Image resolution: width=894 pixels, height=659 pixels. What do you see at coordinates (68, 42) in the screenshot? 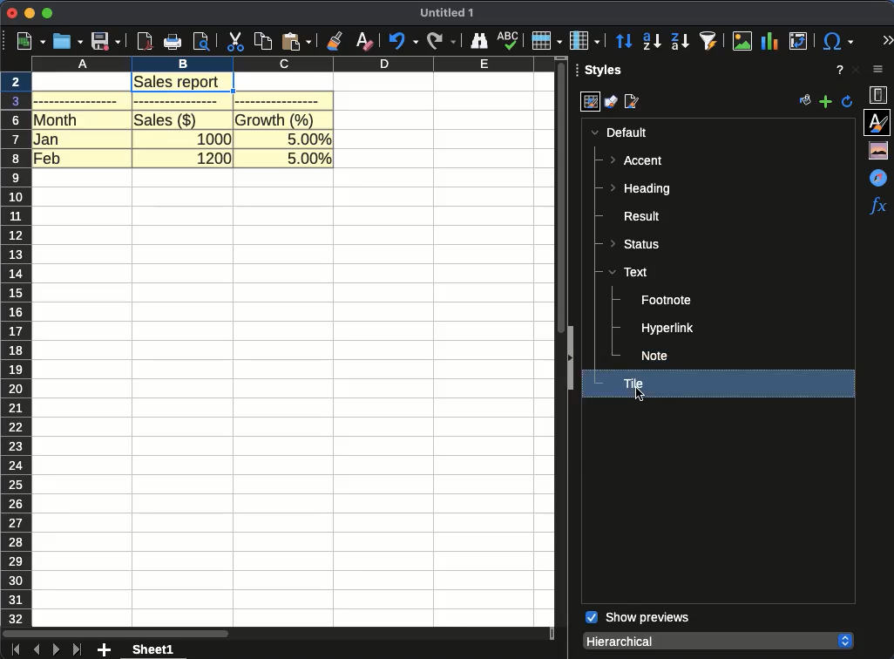
I see `open` at bounding box center [68, 42].